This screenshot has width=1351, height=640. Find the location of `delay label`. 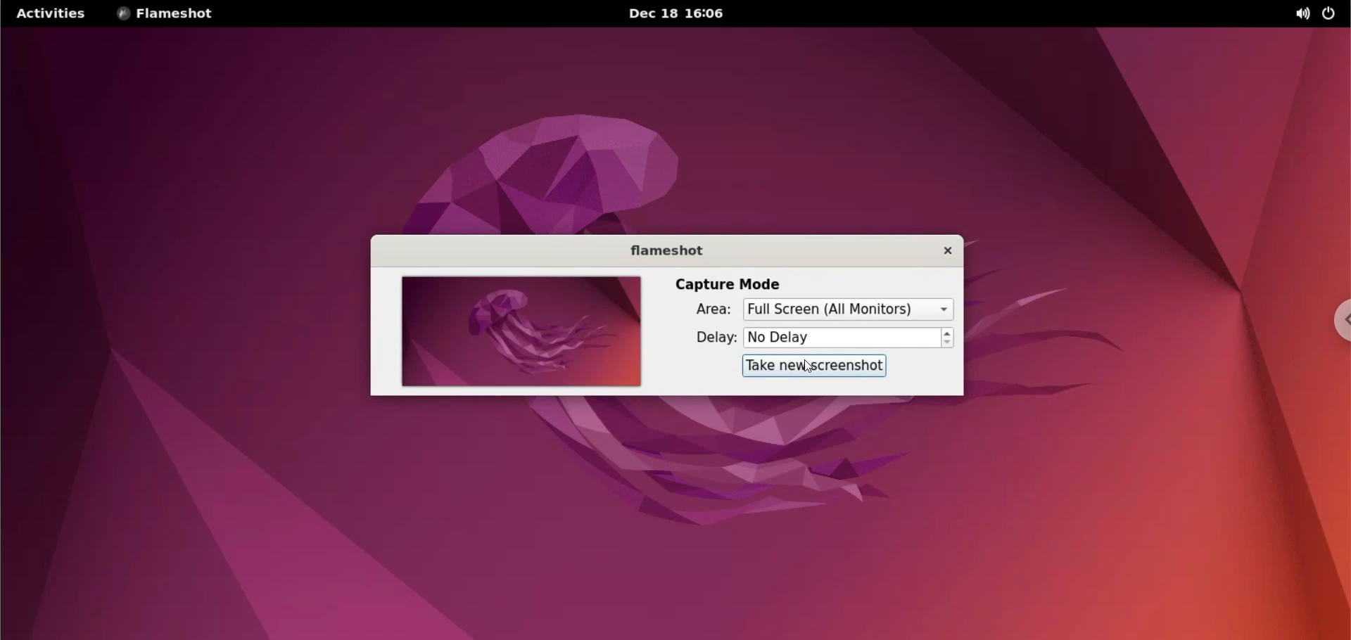

delay label is located at coordinates (714, 338).